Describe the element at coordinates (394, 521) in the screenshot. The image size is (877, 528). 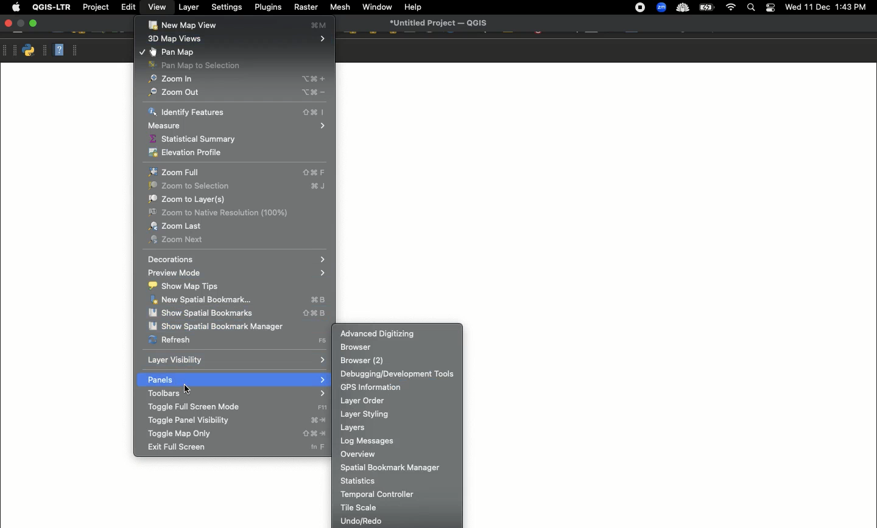
I see `Undo redo` at that location.